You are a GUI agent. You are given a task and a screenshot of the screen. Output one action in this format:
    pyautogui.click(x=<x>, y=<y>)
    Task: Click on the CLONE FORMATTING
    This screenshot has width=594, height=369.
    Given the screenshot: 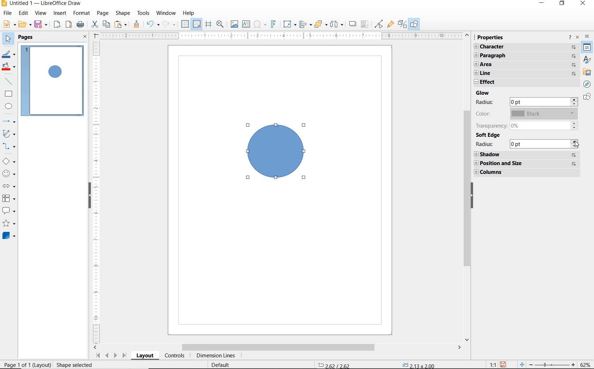 What is the action you would take?
    pyautogui.click(x=137, y=24)
    